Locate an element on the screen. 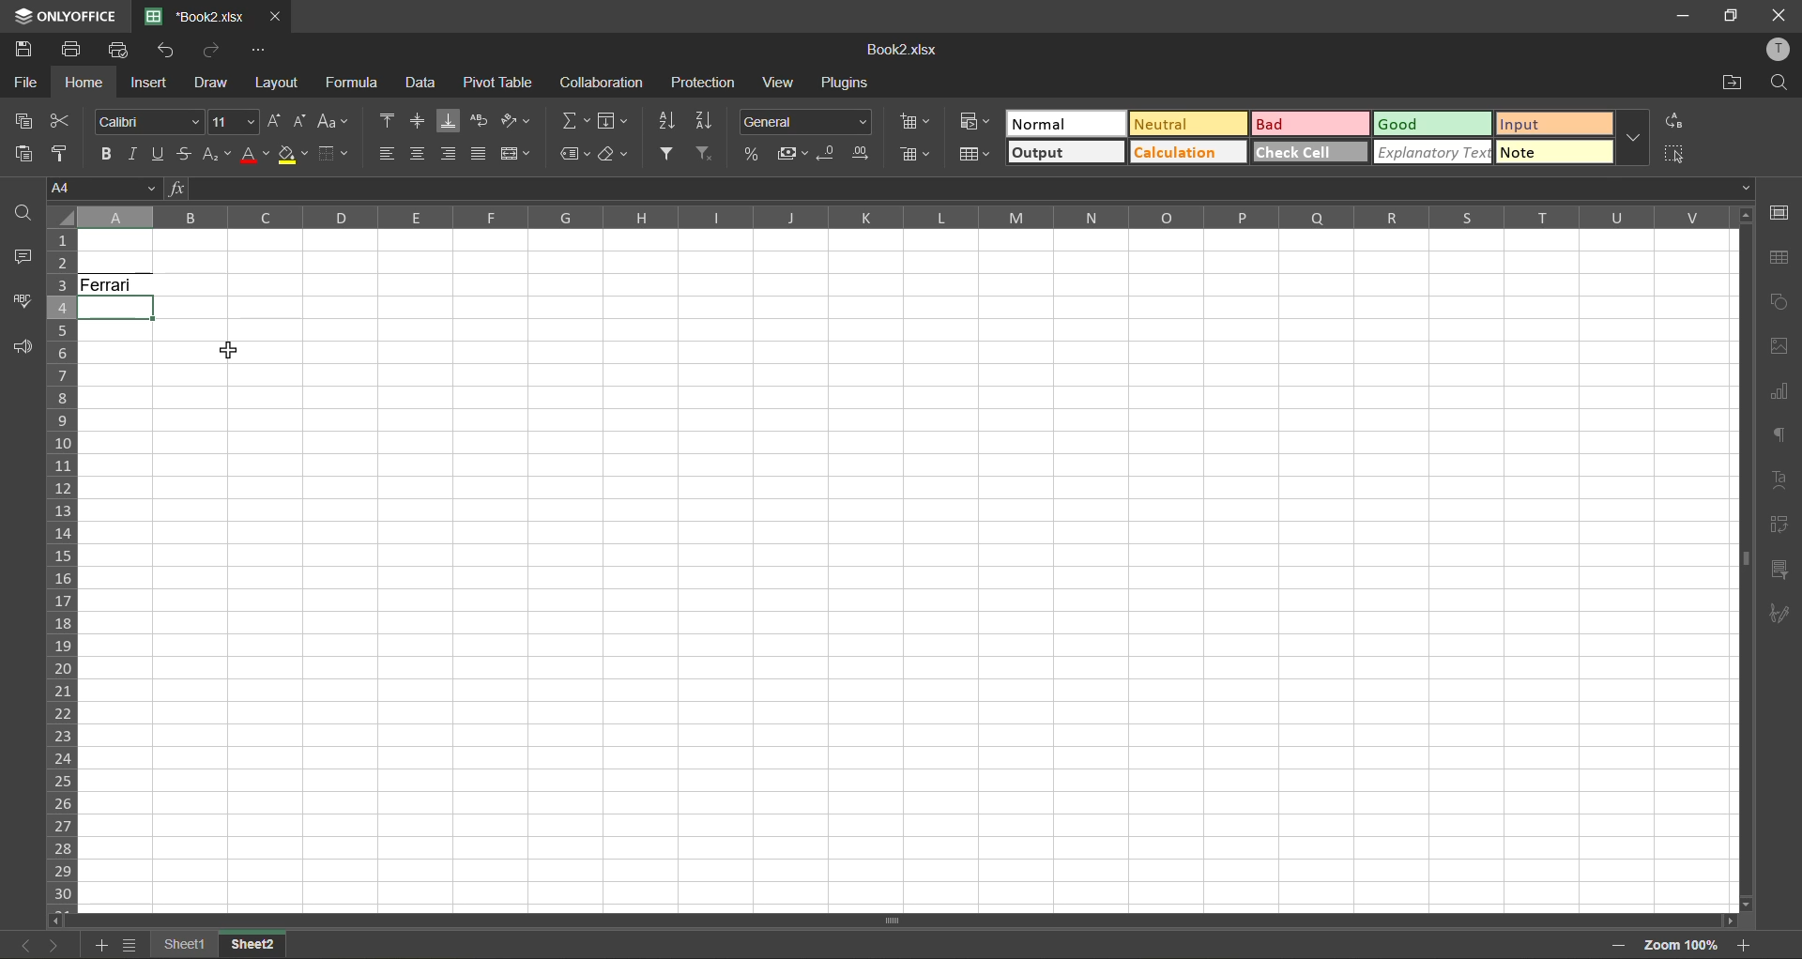 This screenshot has height=959, width=1802. font size is located at coordinates (237, 120).